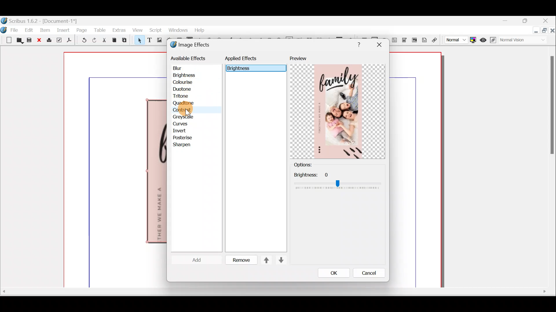 Image resolution: width=556 pixels, height=312 pixels. Describe the element at coordinates (186, 83) in the screenshot. I see `Colourise` at that location.